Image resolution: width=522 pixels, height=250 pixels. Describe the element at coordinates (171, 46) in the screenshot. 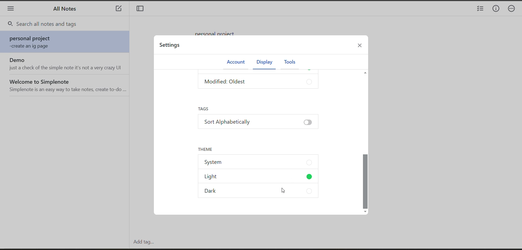

I see `settings` at that location.